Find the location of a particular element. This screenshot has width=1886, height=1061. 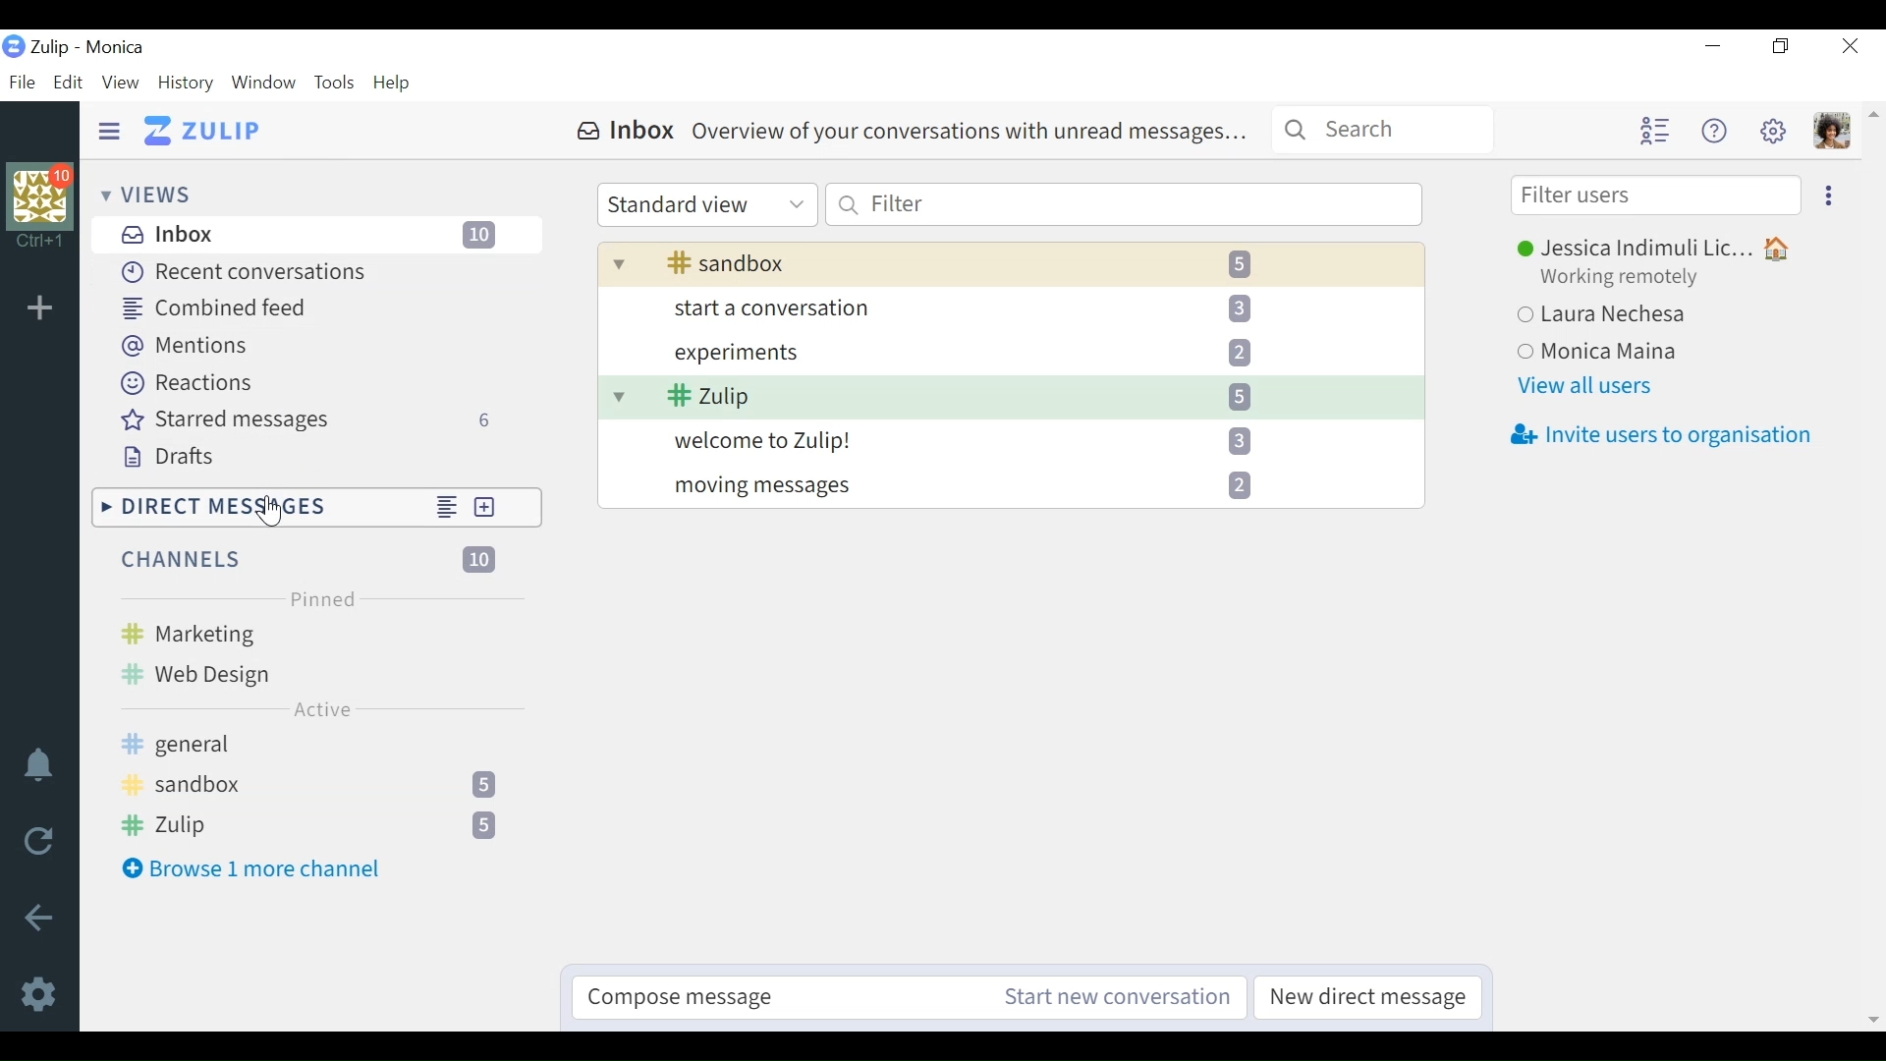

Overview of your conversation with unread messaes wit is located at coordinates (1009, 373).